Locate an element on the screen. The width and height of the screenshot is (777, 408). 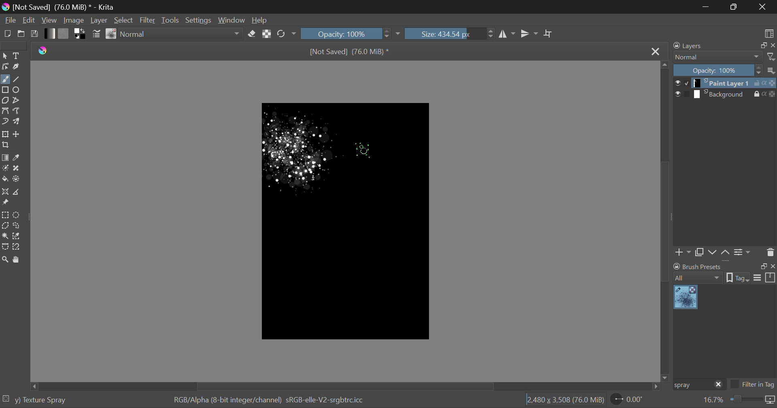
Help is located at coordinates (260, 19).